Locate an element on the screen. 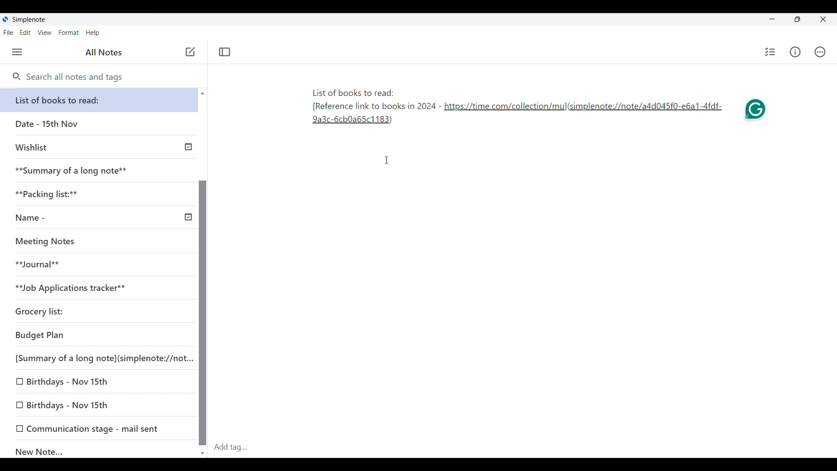 This screenshot has width=837, height=471. Grammarly extension is located at coordinates (757, 111).